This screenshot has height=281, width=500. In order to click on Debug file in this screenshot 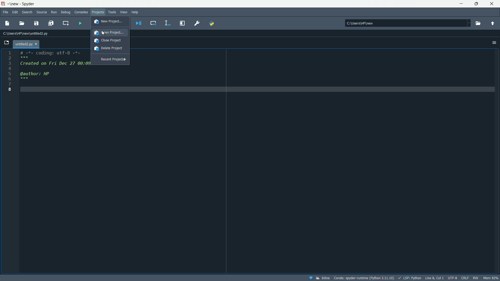, I will do `click(139, 23)`.